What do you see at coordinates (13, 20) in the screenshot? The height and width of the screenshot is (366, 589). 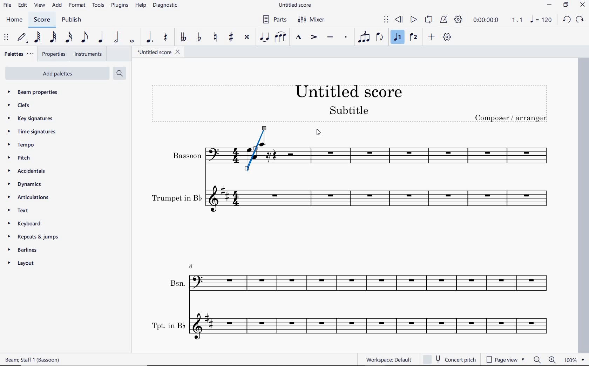 I see `home` at bounding box center [13, 20].